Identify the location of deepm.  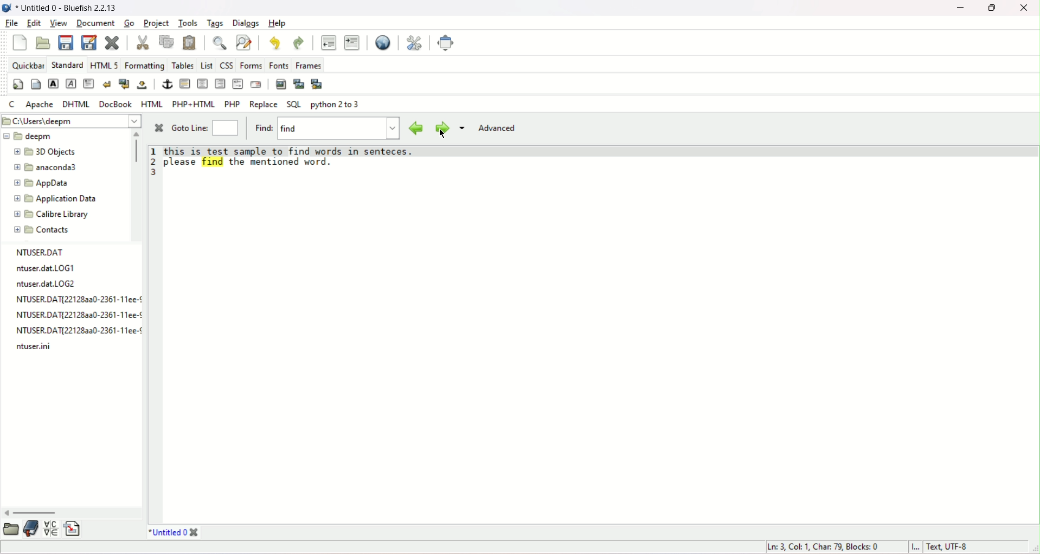
(30, 137).